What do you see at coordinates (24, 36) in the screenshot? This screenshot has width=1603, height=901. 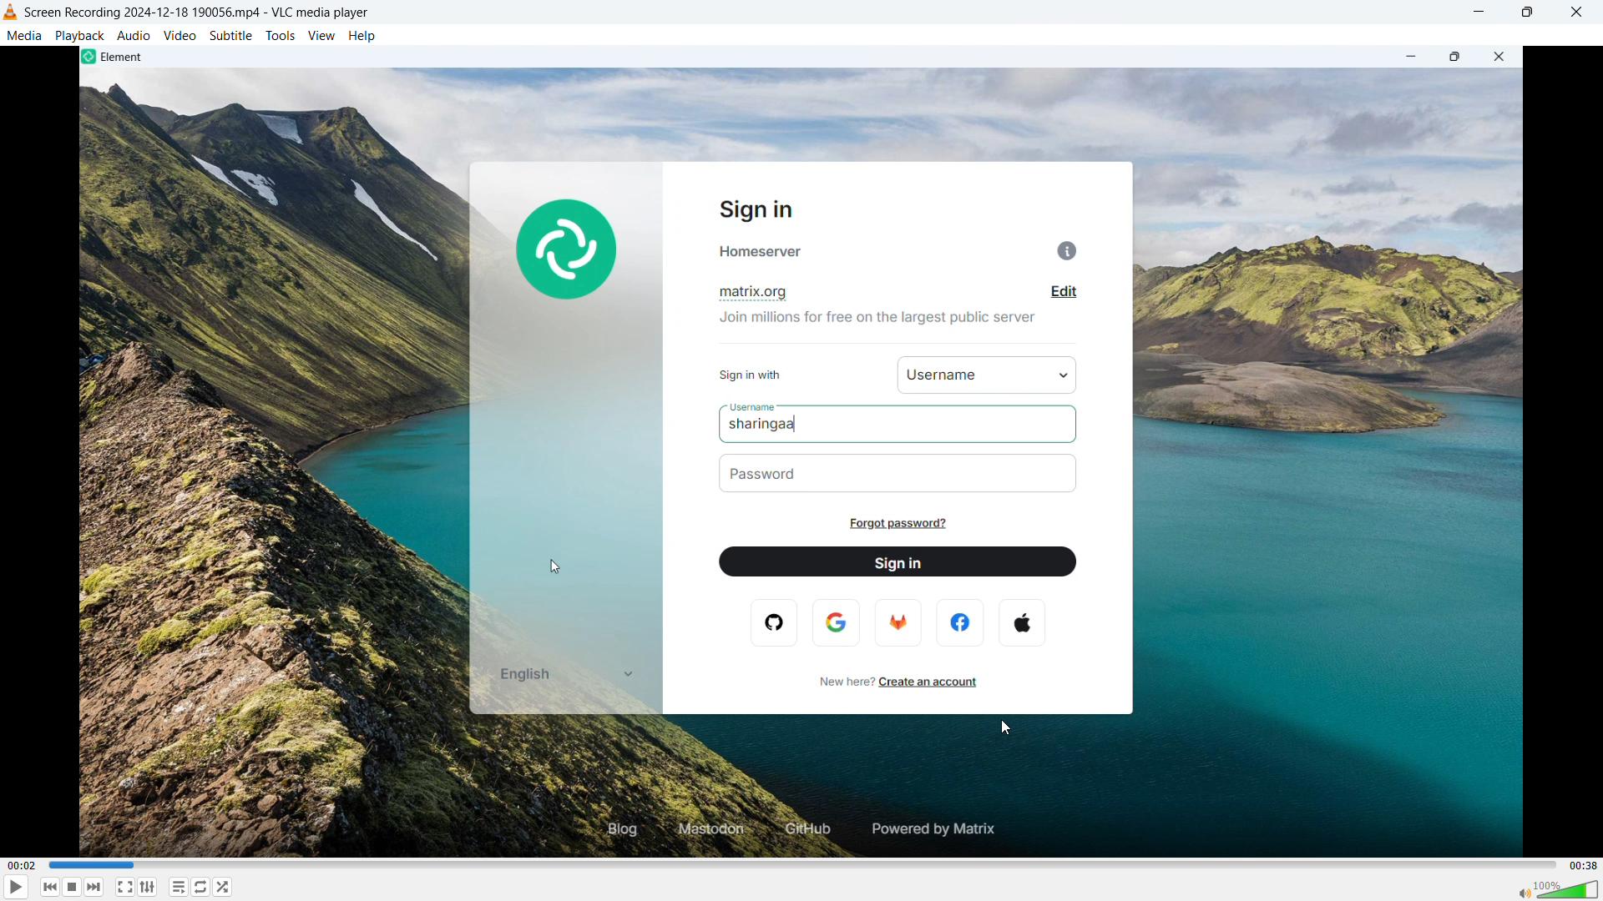 I see `Media ` at bounding box center [24, 36].